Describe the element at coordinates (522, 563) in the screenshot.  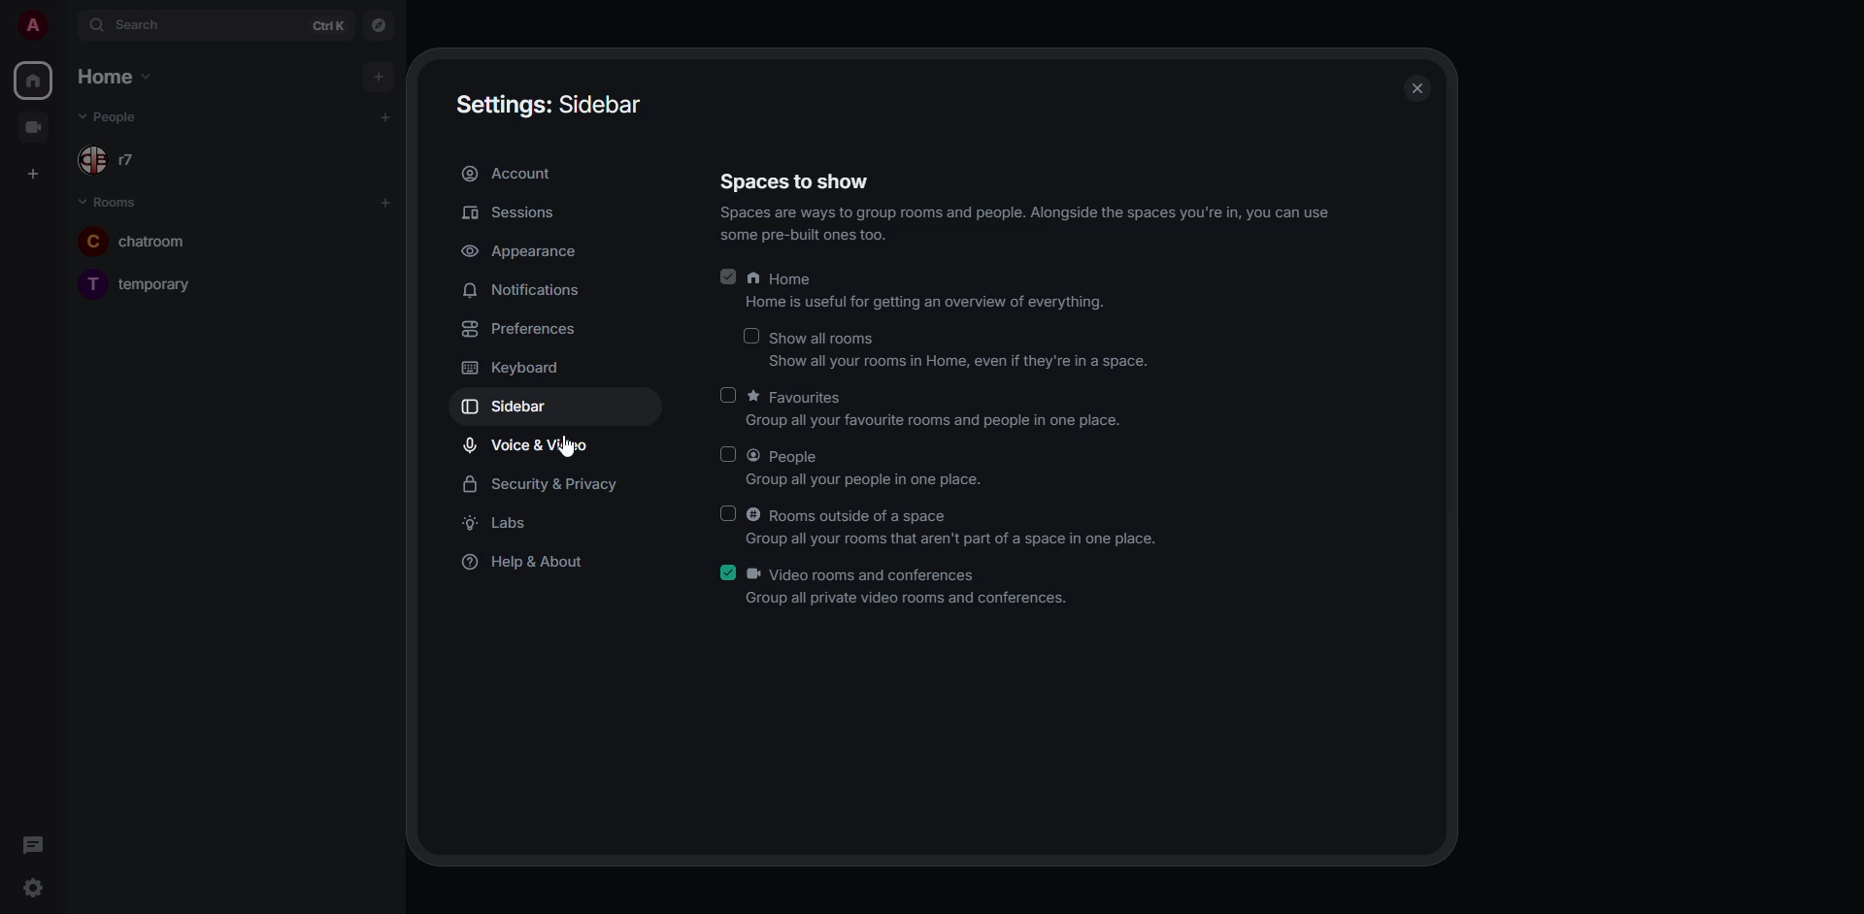
I see `help & about` at that location.